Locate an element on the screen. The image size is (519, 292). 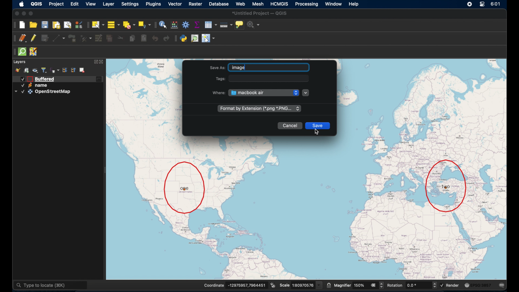
cut features is located at coordinates (119, 37).